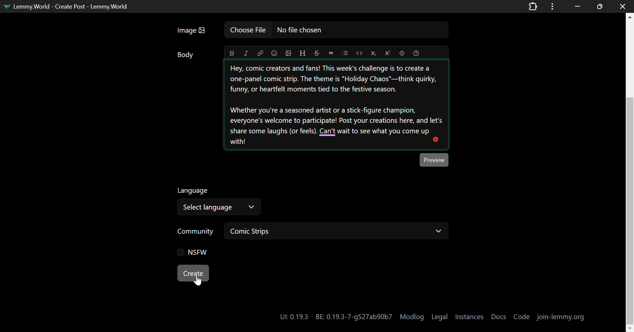 The image size is (634, 332). What do you see at coordinates (232, 54) in the screenshot?
I see `bold` at bounding box center [232, 54].